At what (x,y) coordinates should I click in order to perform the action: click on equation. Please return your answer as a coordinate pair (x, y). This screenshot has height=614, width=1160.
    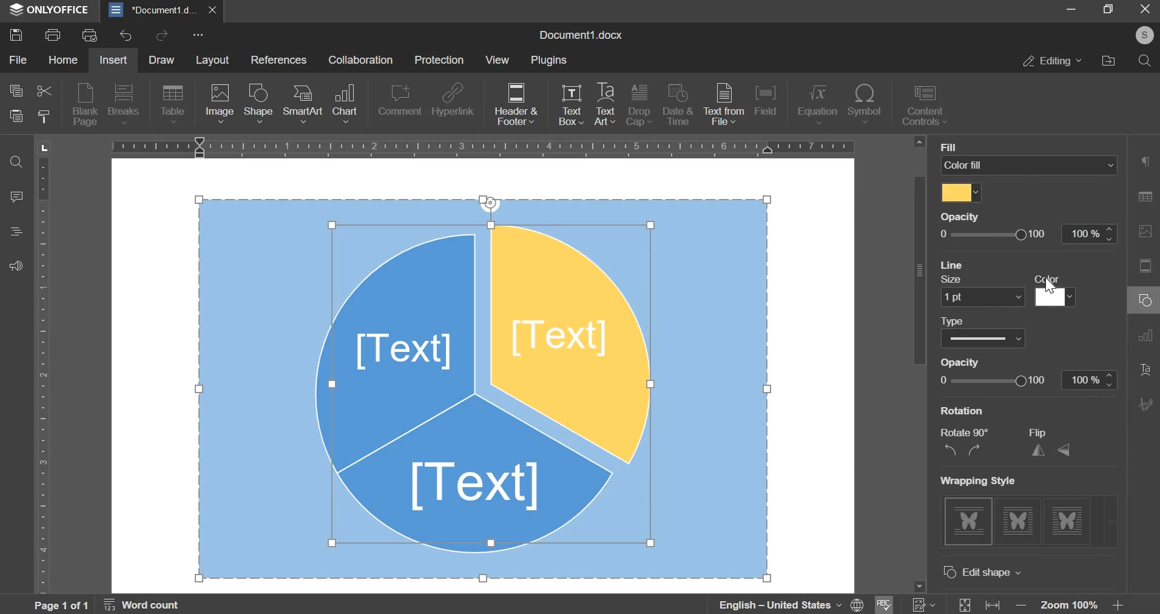
    Looking at the image, I should click on (818, 105).